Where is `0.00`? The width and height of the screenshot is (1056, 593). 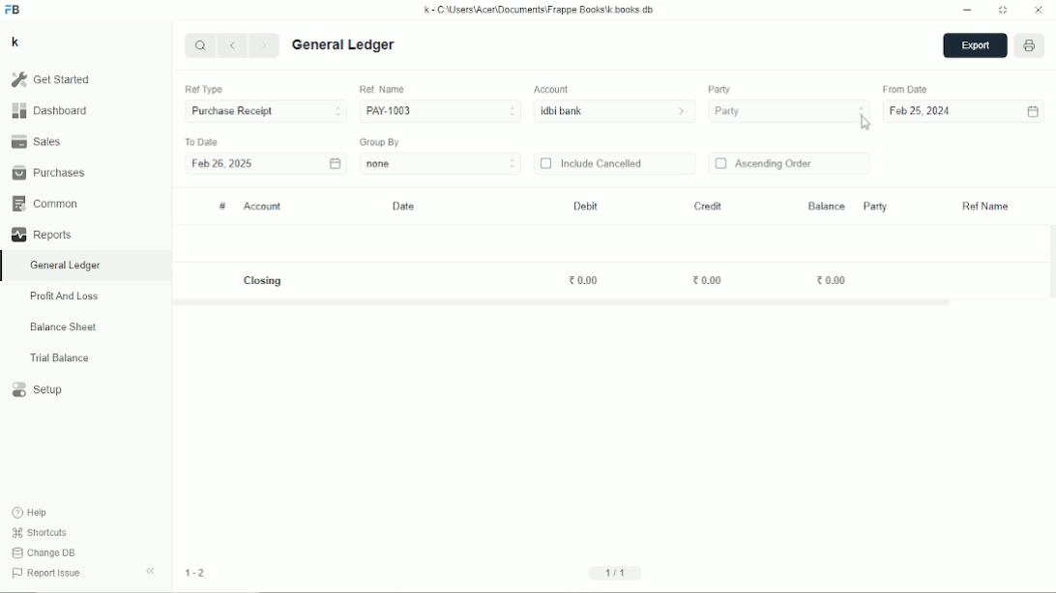 0.00 is located at coordinates (832, 279).